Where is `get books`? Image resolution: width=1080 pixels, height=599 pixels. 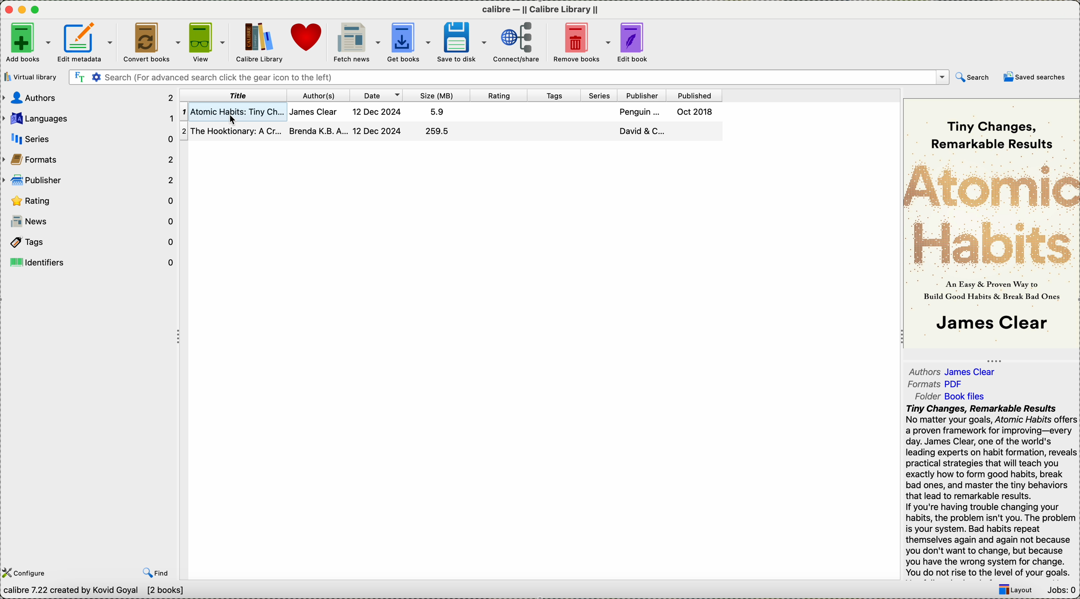
get books is located at coordinates (408, 42).